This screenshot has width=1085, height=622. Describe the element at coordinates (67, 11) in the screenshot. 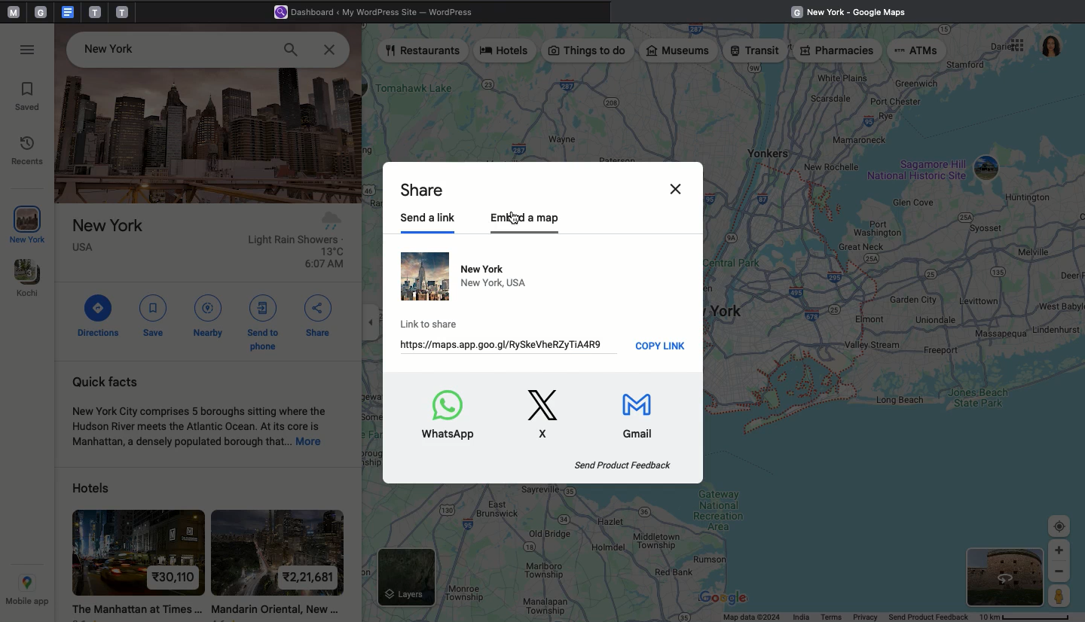

I see `google doc` at that location.